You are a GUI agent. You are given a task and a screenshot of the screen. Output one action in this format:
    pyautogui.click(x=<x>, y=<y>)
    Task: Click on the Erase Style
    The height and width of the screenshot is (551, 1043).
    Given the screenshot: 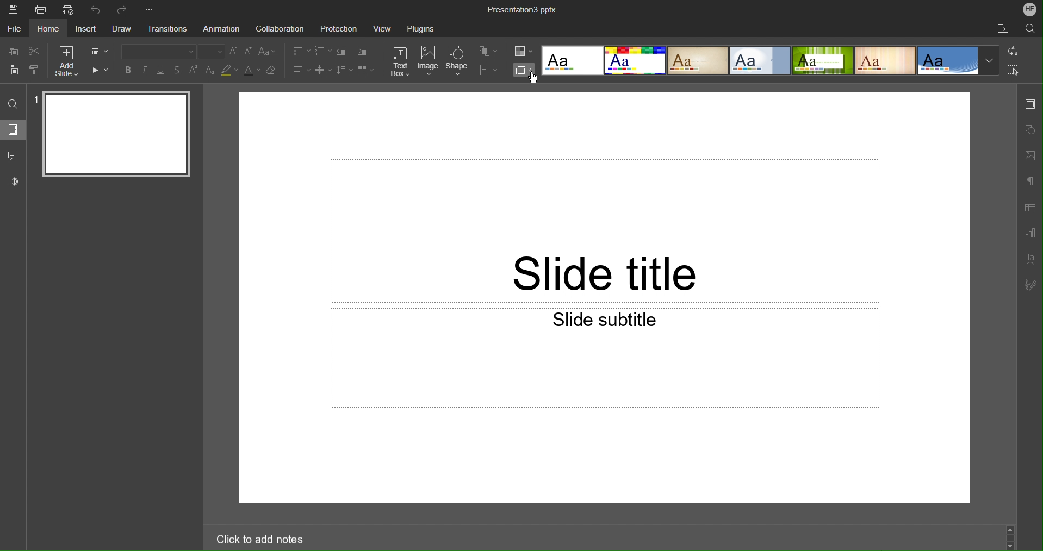 What is the action you would take?
    pyautogui.click(x=272, y=72)
    